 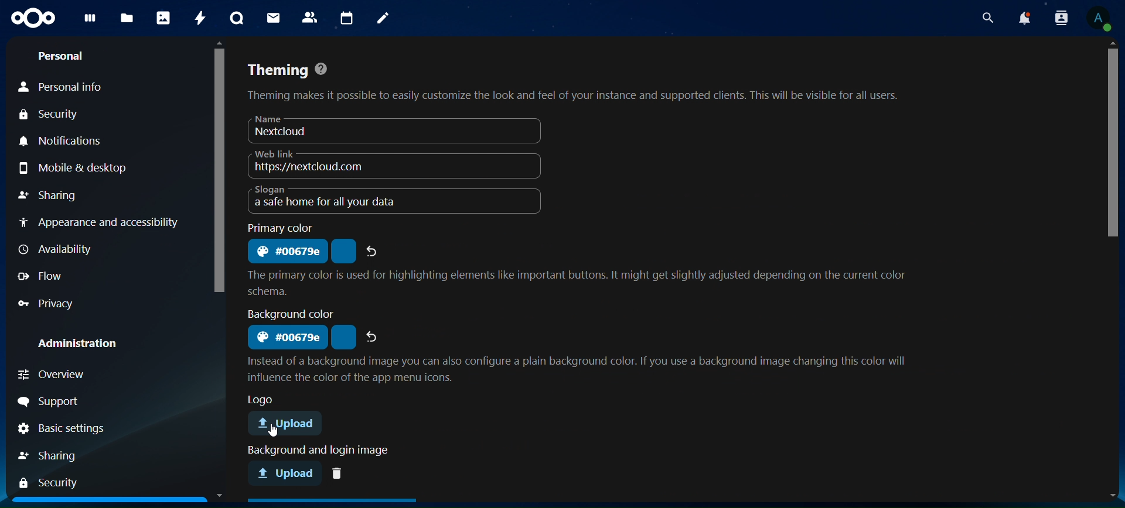 What do you see at coordinates (1110, 146) in the screenshot?
I see `scroll bar` at bounding box center [1110, 146].